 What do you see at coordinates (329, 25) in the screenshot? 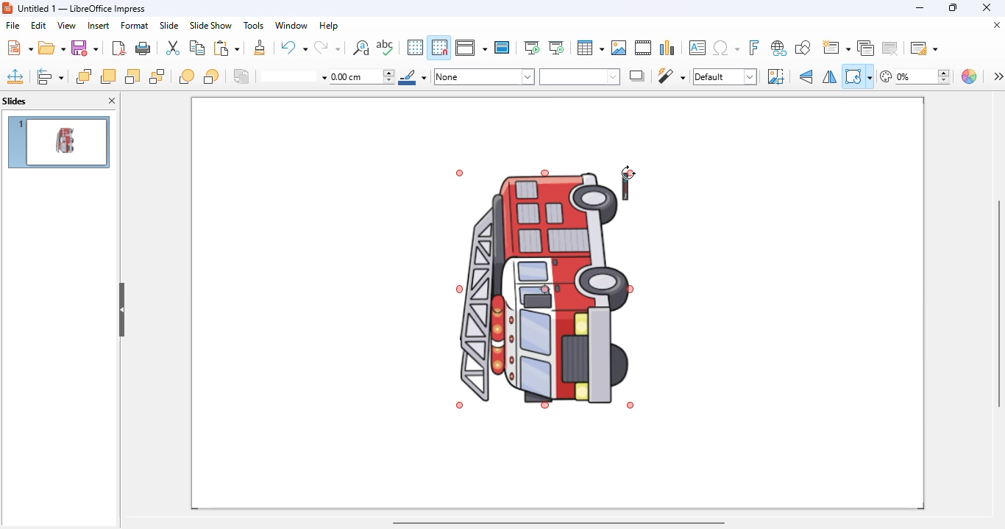
I see `help` at bounding box center [329, 25].